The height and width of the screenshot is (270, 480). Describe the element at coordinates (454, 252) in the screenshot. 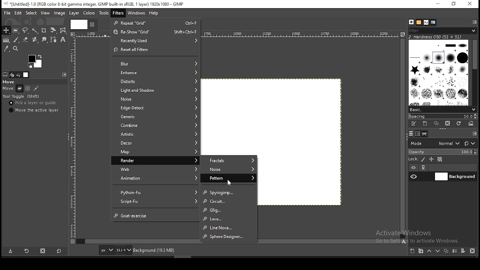

I see `merge layer` at that location.